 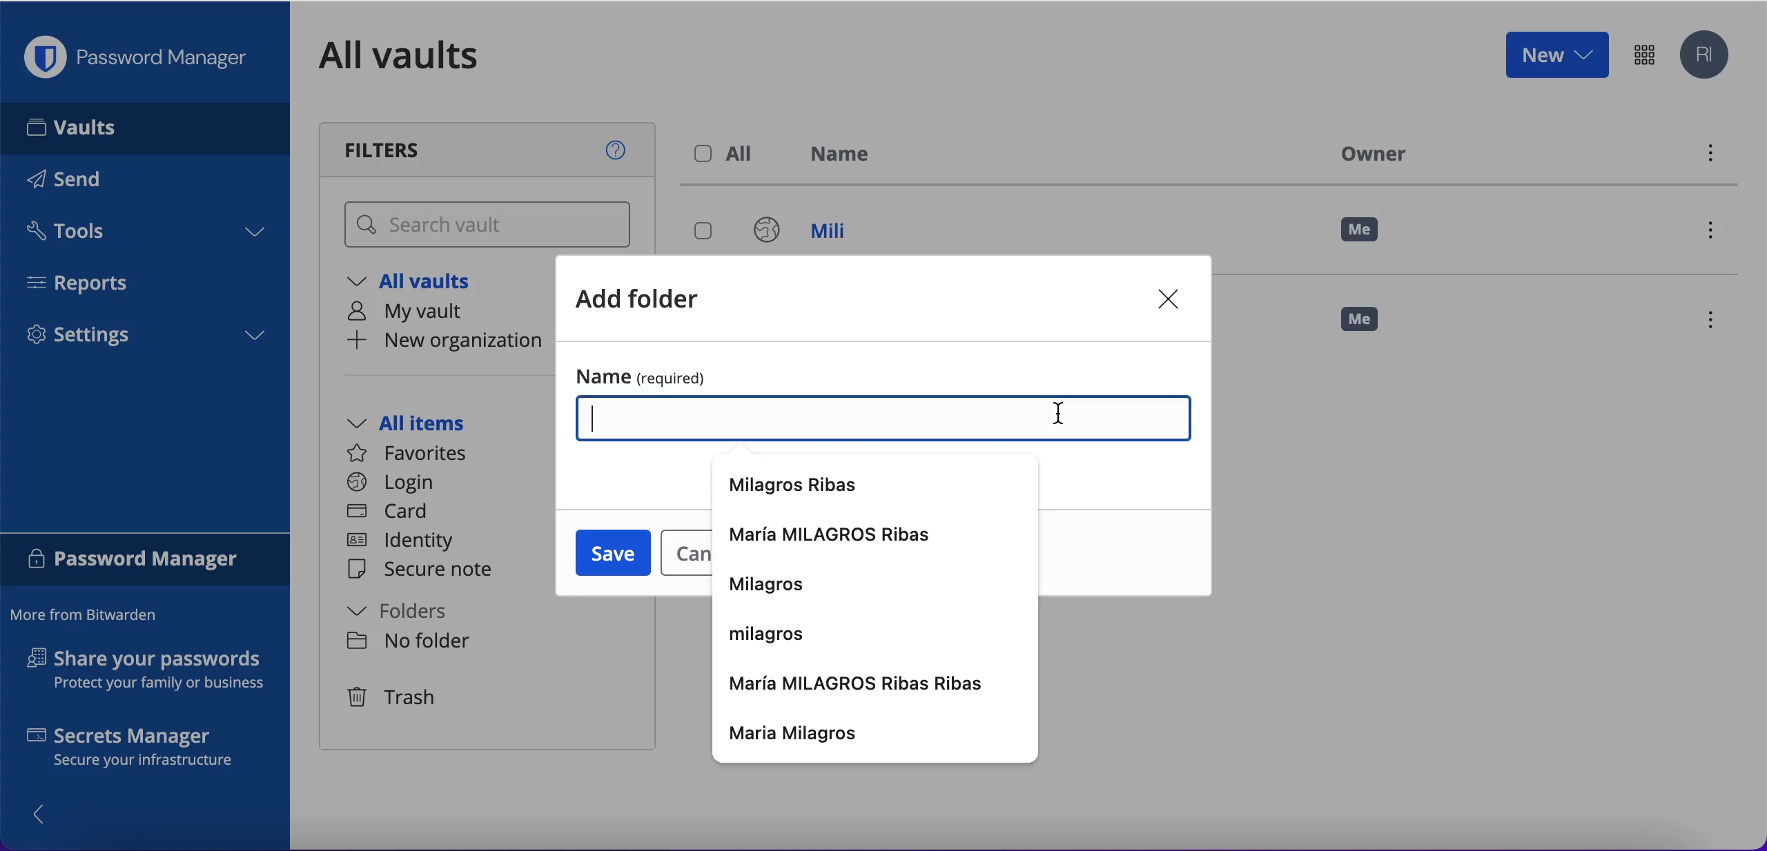 What do you see at coordinates (144, 235) in the screenshot?
I see `tools` at bounding box center [144, 235].